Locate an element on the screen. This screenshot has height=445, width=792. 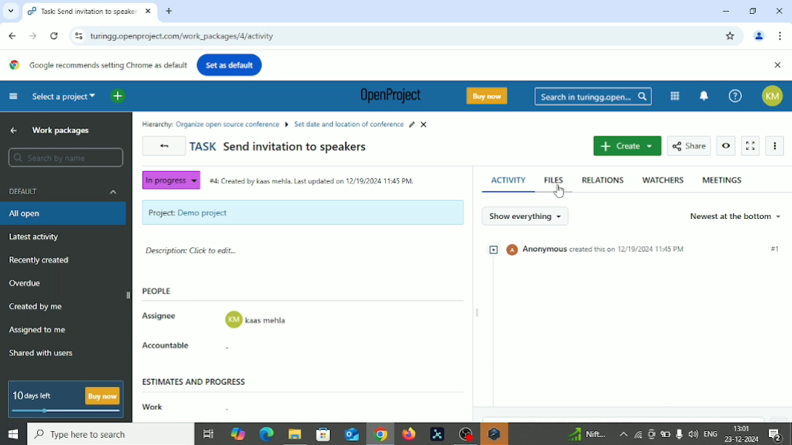
Meetings is located at coordinates (722, 180).